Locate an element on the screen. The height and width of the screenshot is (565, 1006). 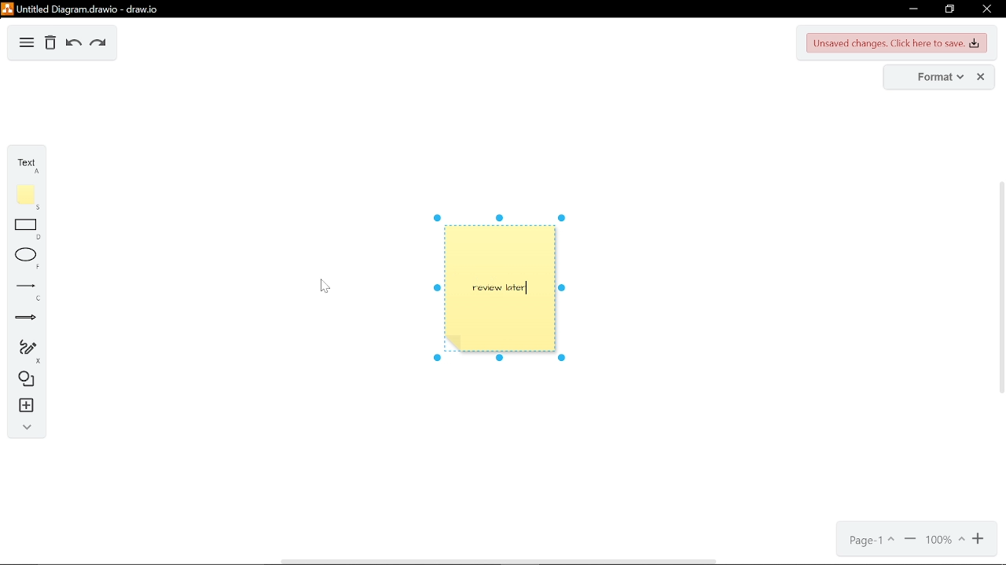
diagram is located at coordinates (26, 45).